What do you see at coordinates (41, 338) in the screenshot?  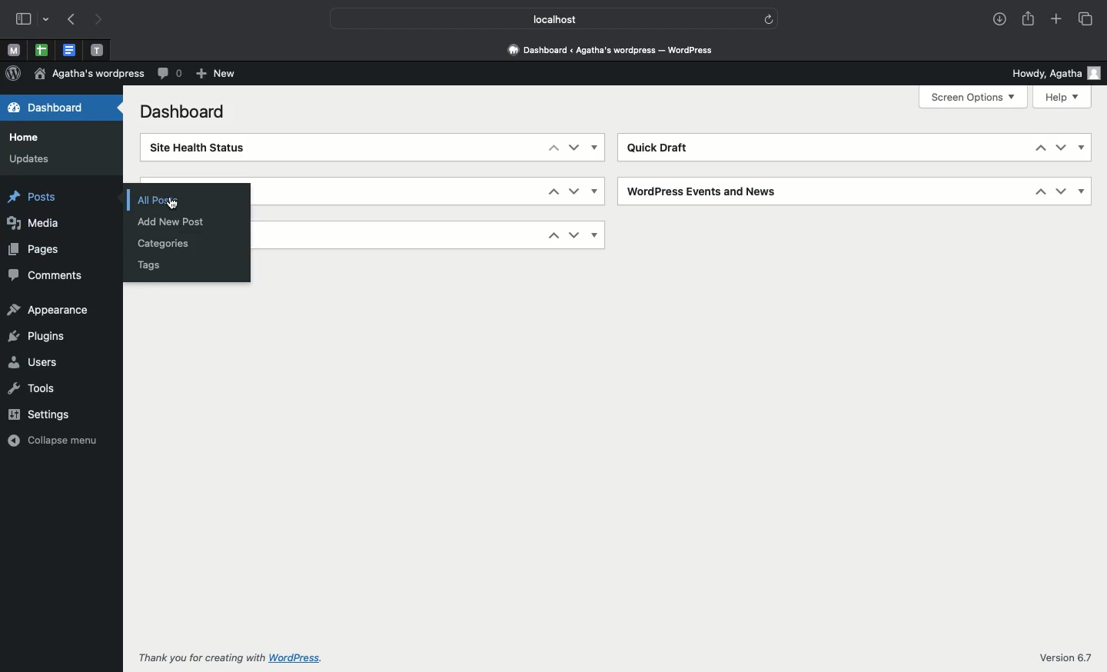 I see `Plugins` at bounding box center [41, 338].